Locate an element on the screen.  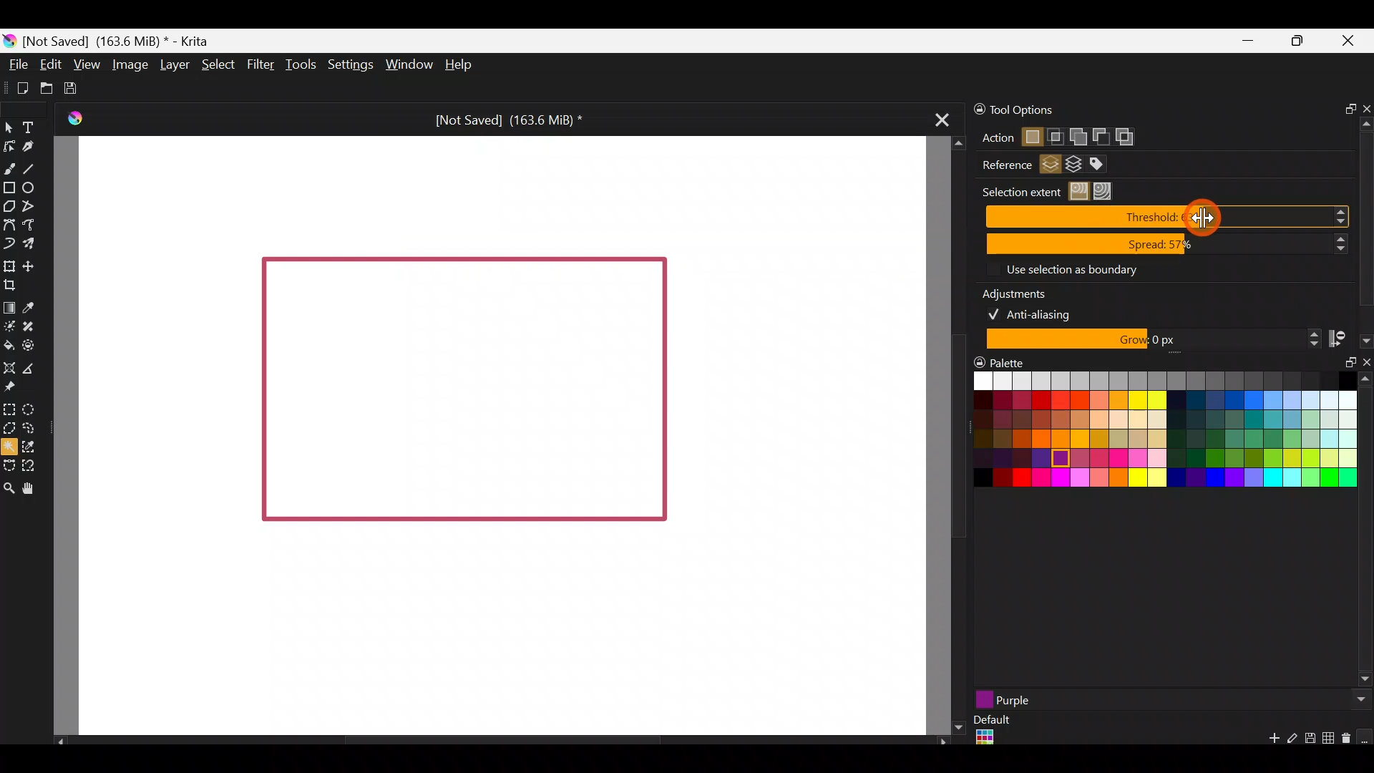
Lock docker is located at coordinates (972, 110).